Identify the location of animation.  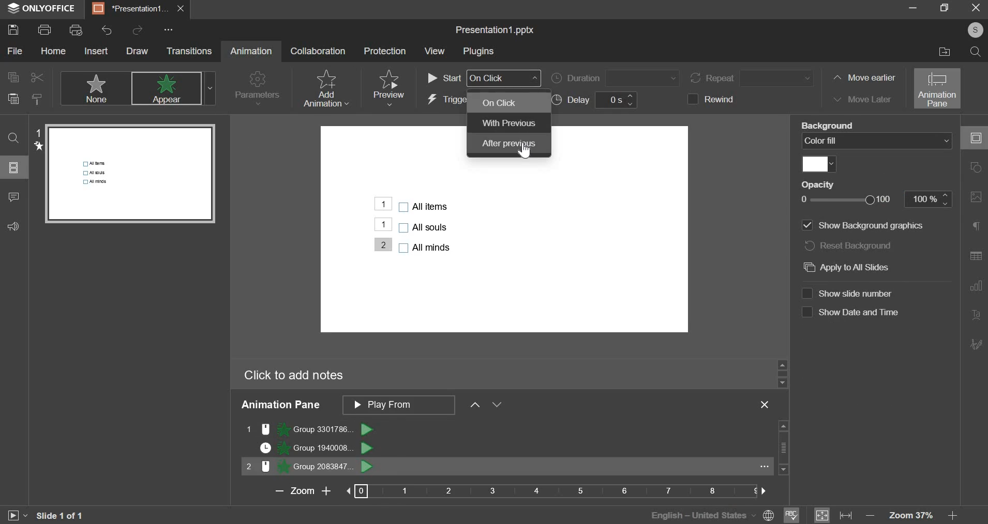
(251, 51).